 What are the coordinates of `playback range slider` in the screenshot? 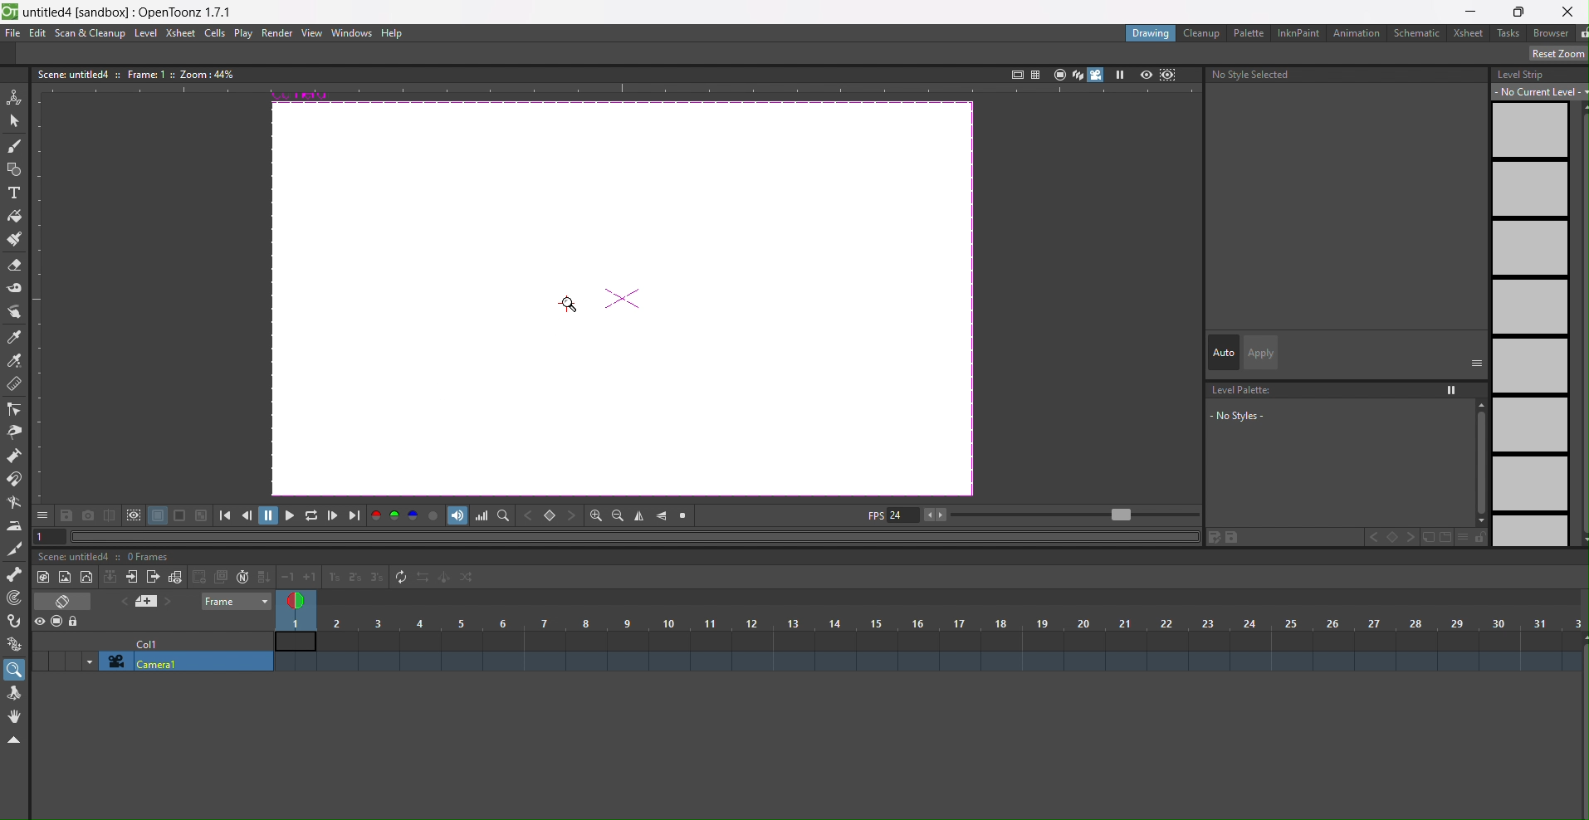 It's located at (1064, 513).